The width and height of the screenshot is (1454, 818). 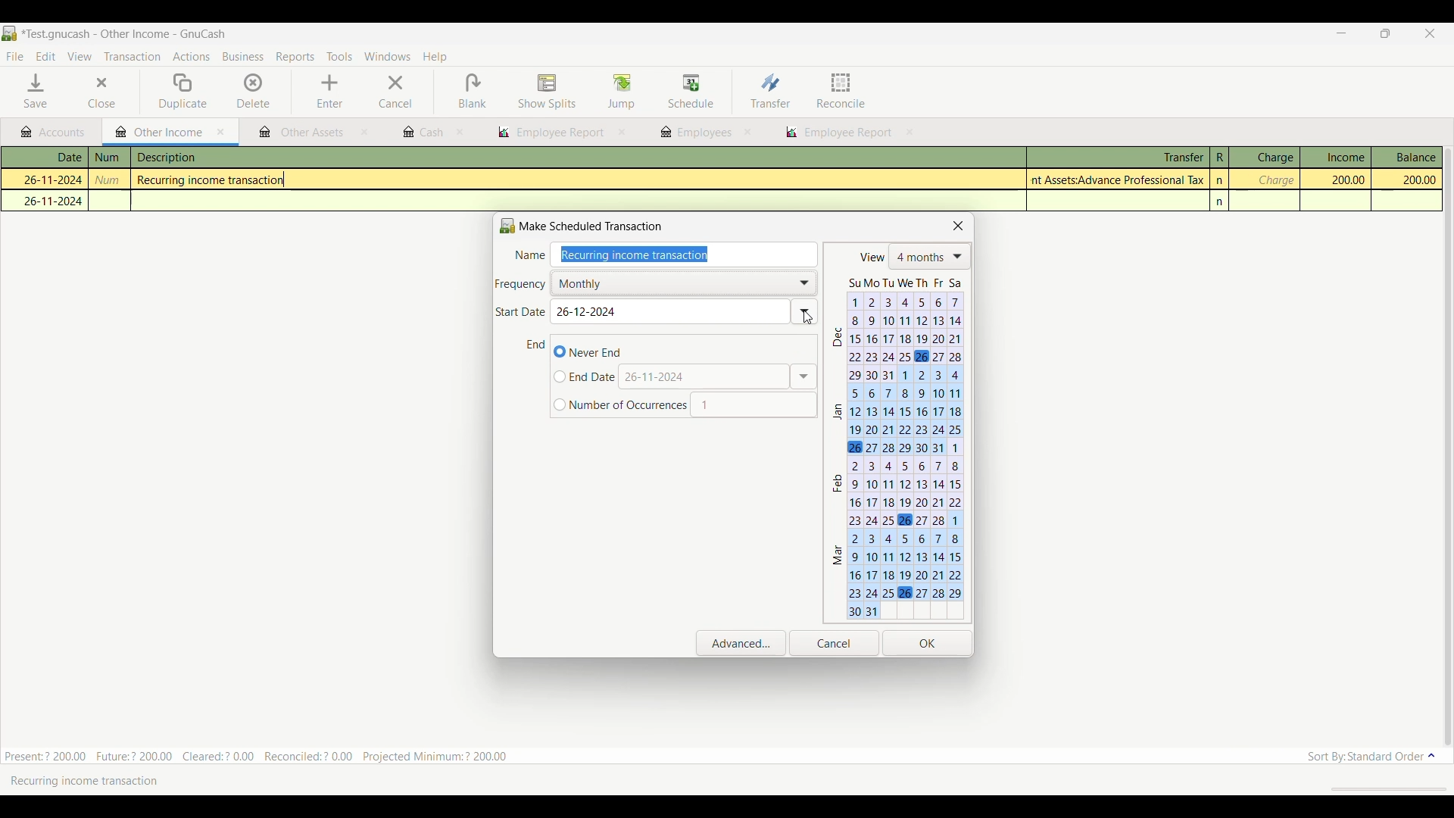 I want to click on Income column, so click(x=1335, y=157).